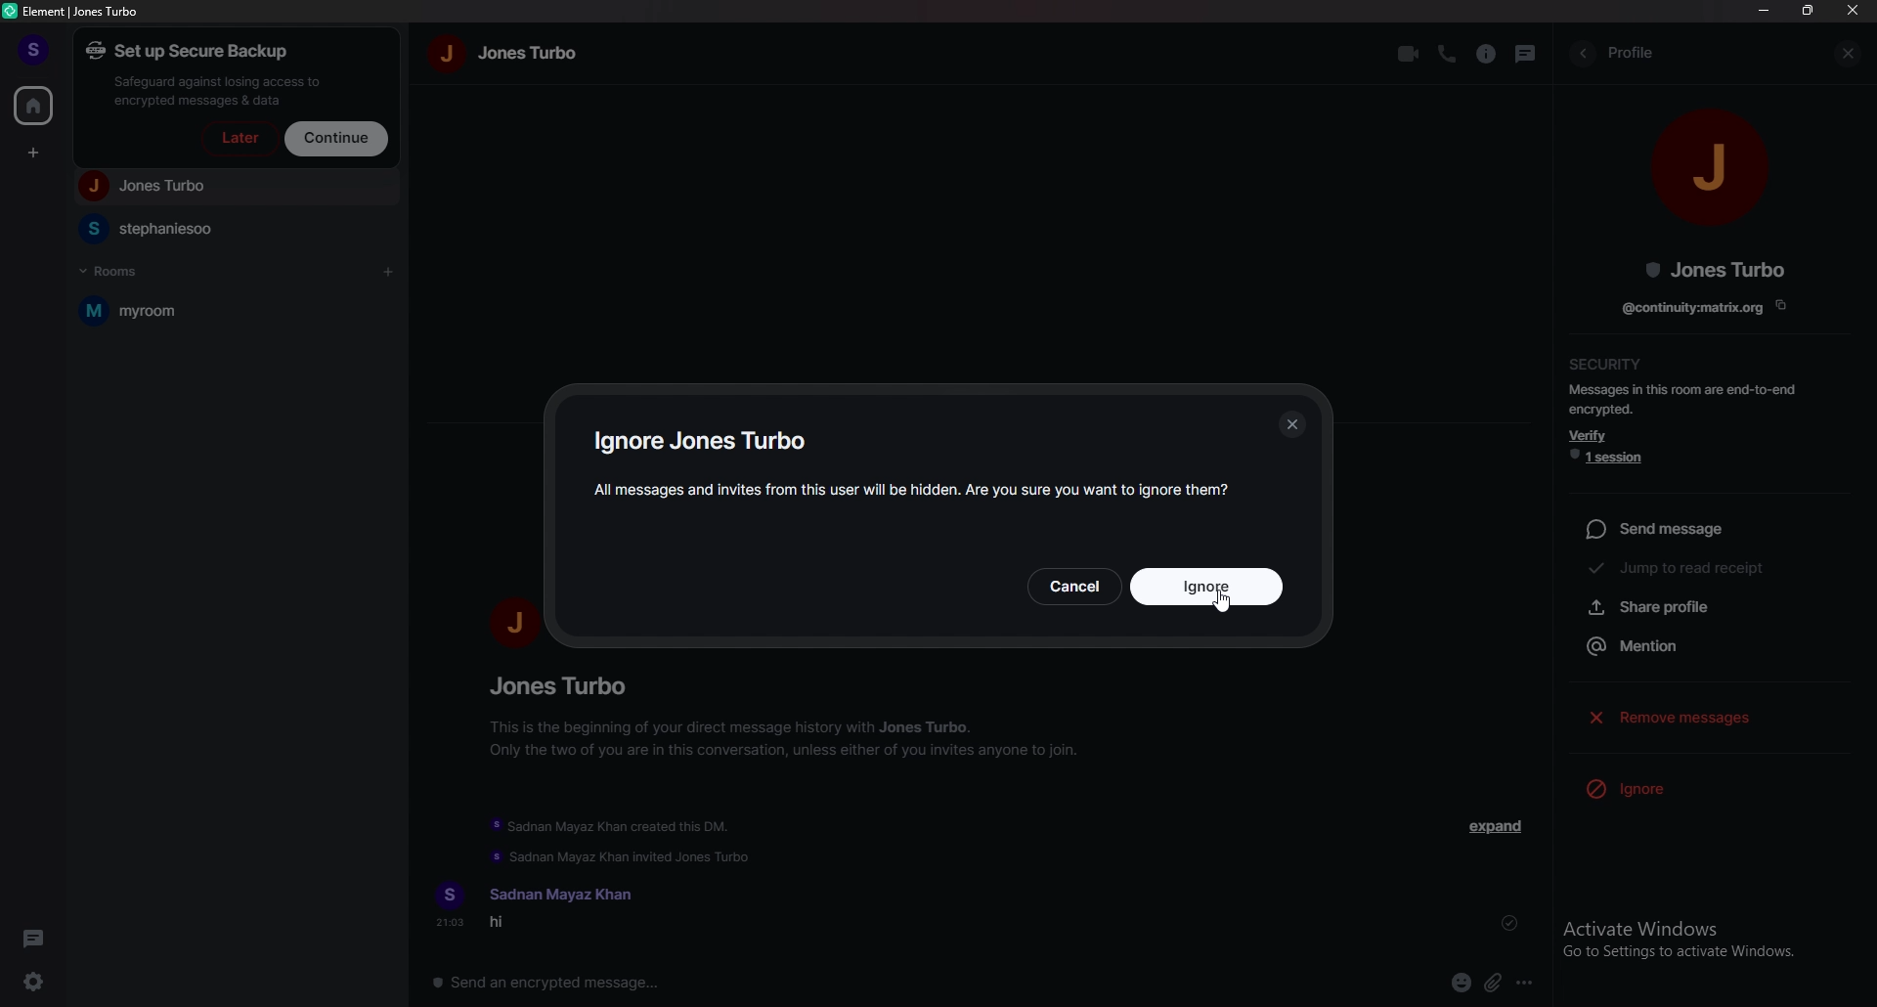 This screenshot has height=1007, width=1877. I want to click on name, so click(557, 895).